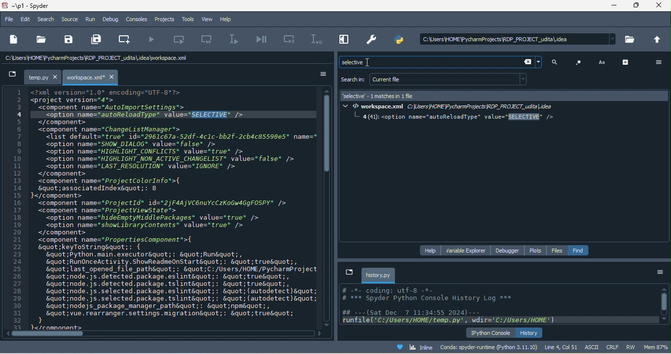 Image resolution: width=671 pixels, height=354 pixels. I want to click on debug cell, so click(290, 39).